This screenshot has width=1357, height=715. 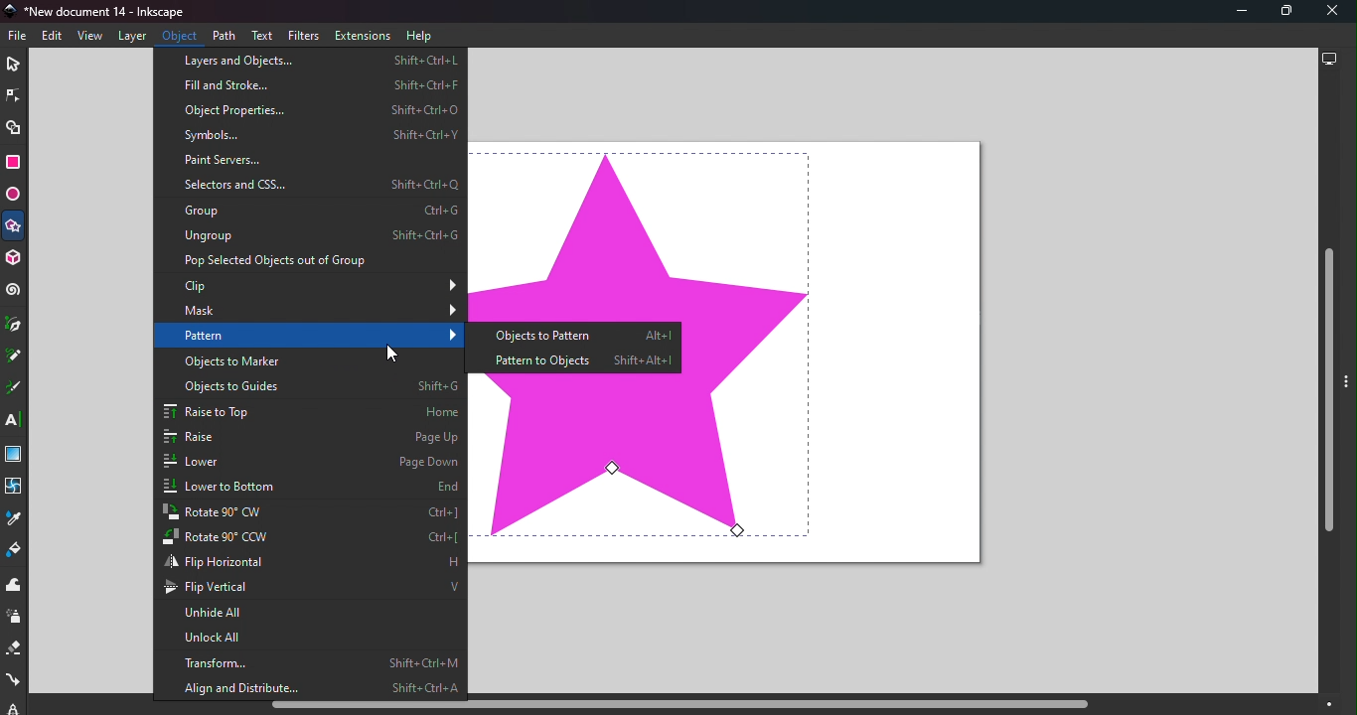 What do you see at coordinates (15, 325) in the screenshot?
I see `Pen tool` at bounding box center [15, 325].